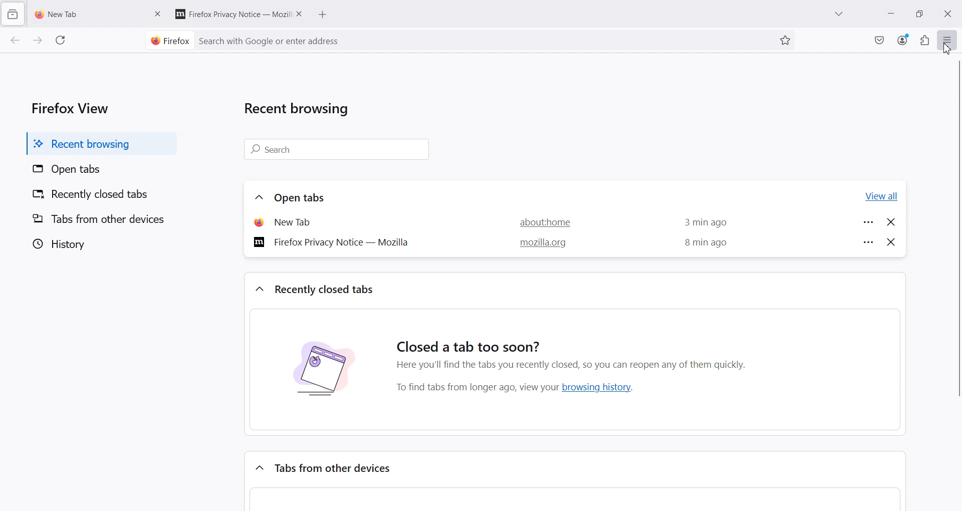  Describe the element at coordinates (296, 221) in the screenshot. I see `Open tab` at that location.